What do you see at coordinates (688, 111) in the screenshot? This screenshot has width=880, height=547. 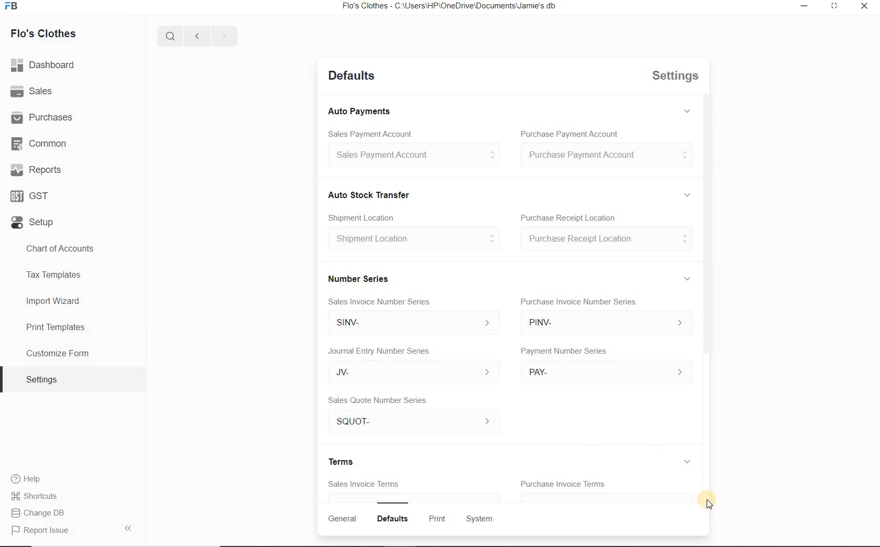 I see `Expand` at bounding box center [688, 111].